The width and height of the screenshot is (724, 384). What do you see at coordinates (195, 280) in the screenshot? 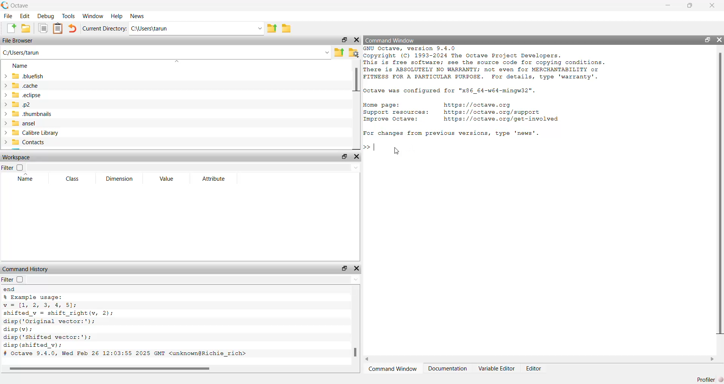
I see `filter input field` at bounding box center [195, 280].